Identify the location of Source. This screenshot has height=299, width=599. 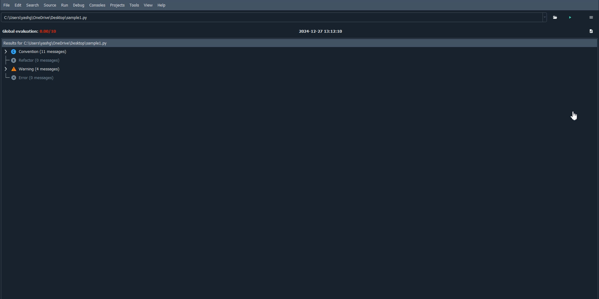
(50, 5).